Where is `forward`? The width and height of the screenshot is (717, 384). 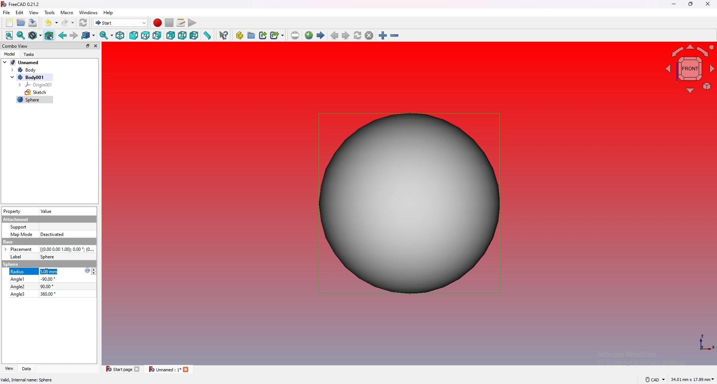
forward is located at coordinates (73, 35).